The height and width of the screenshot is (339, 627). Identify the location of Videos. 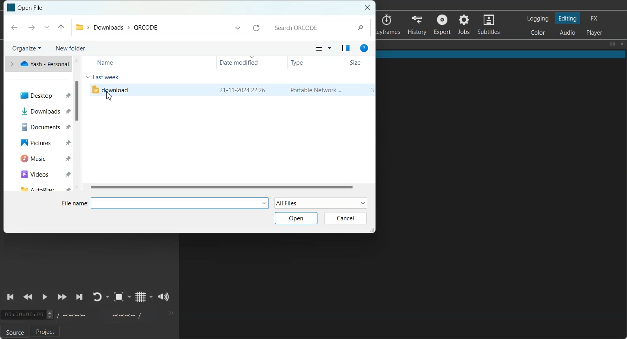
(42, 174).